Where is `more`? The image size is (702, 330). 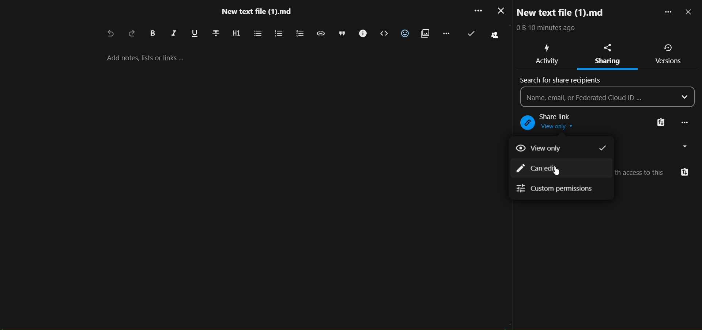
more is located at coordinates (476, 12).